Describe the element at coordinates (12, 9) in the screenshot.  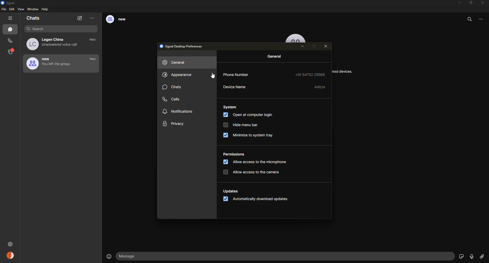
I see `edit` at that location.